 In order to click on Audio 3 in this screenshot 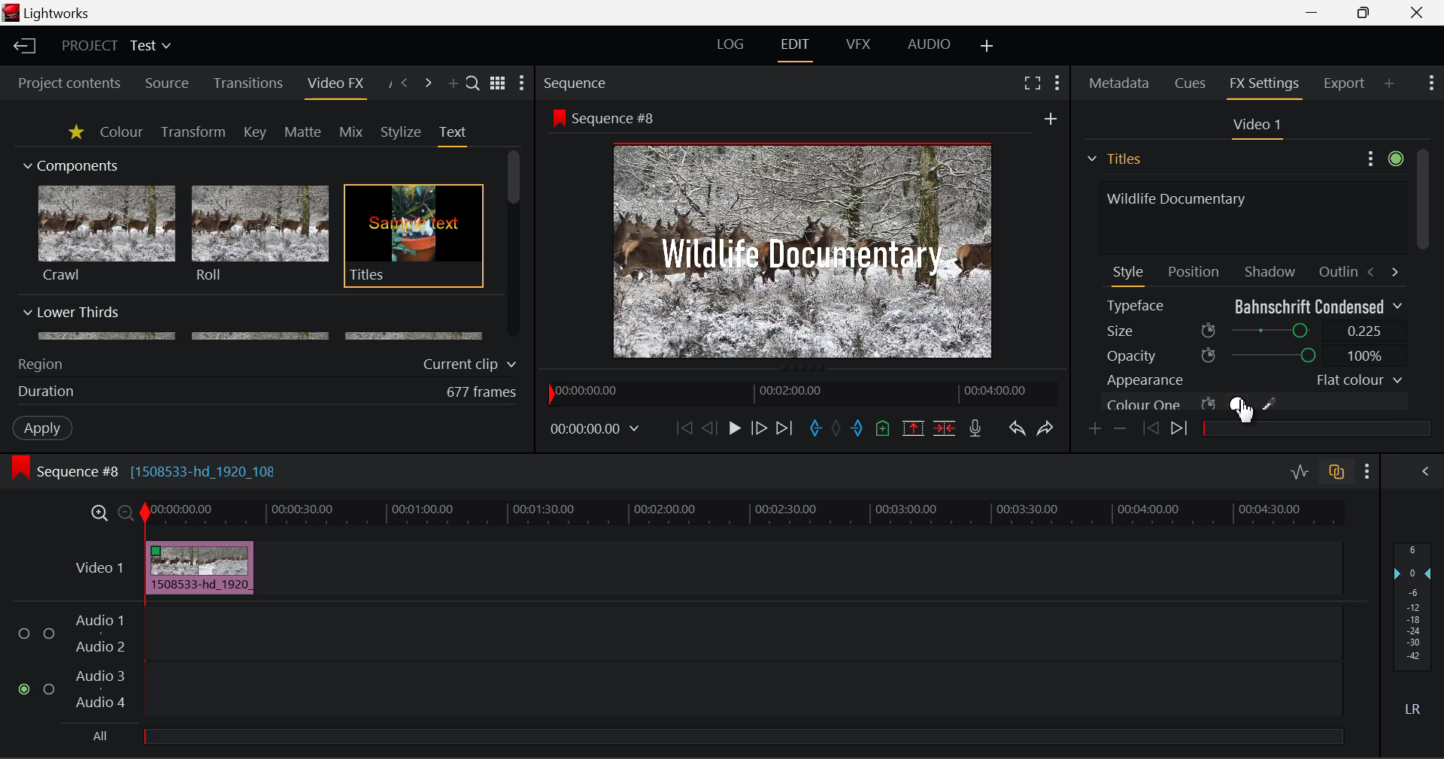, I will do `click(99, 675)`.